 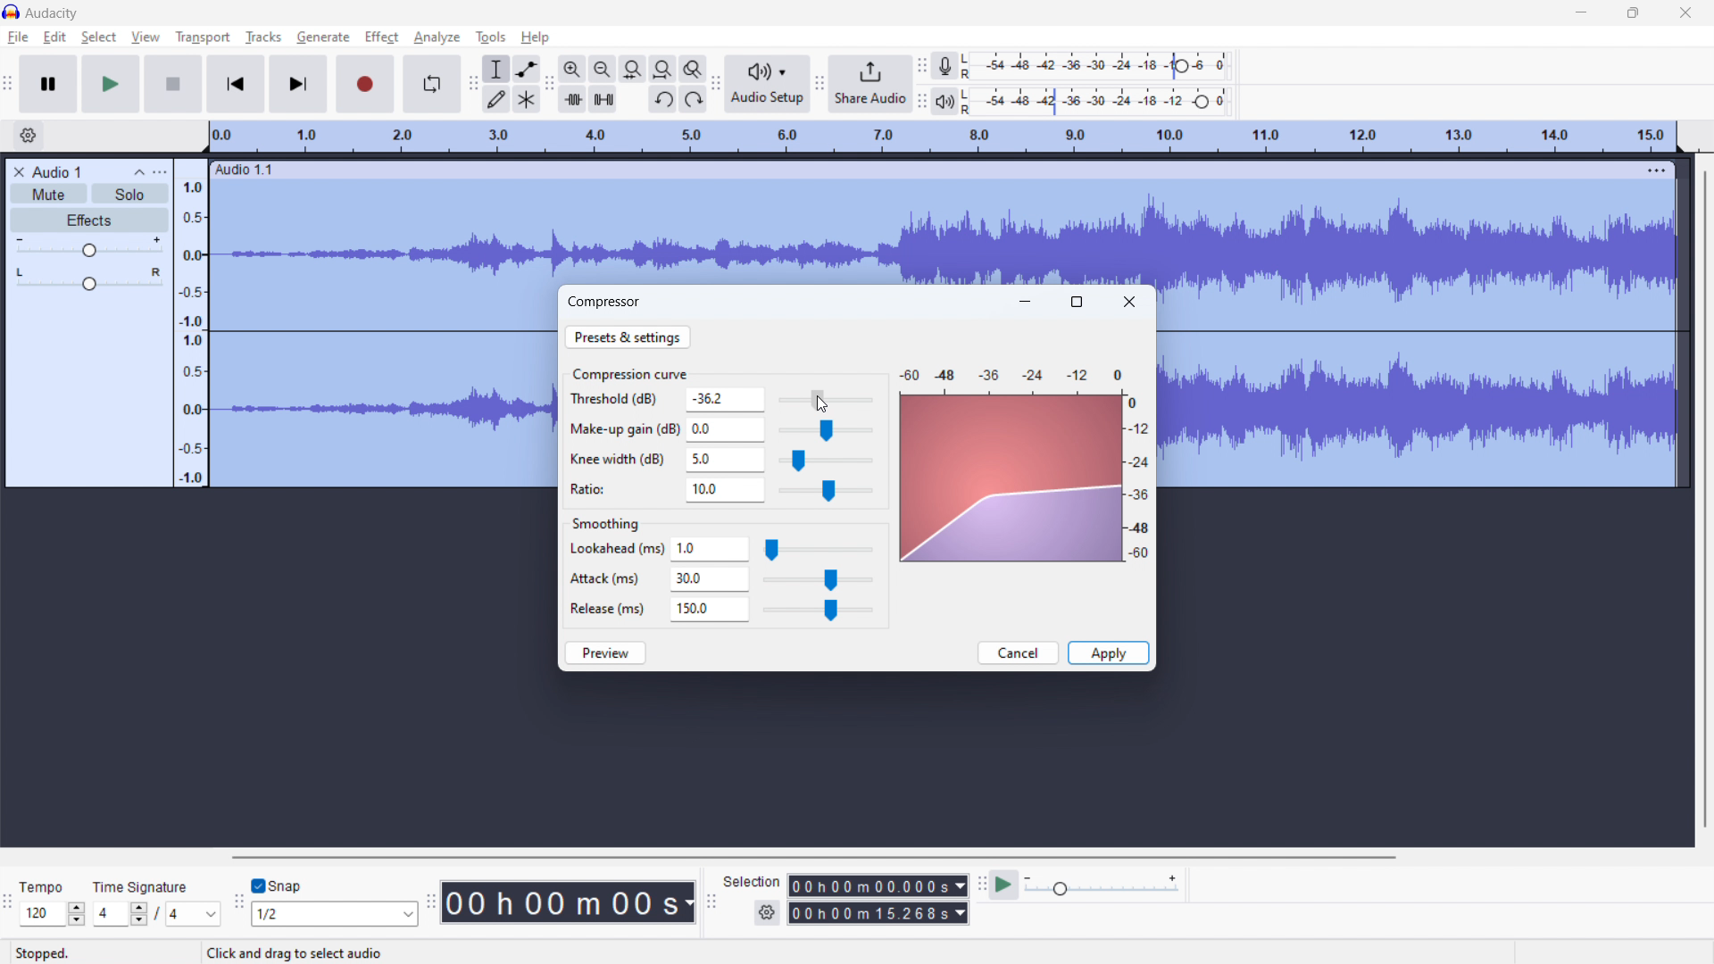 I want to click on play, so click(x=111, y=84).